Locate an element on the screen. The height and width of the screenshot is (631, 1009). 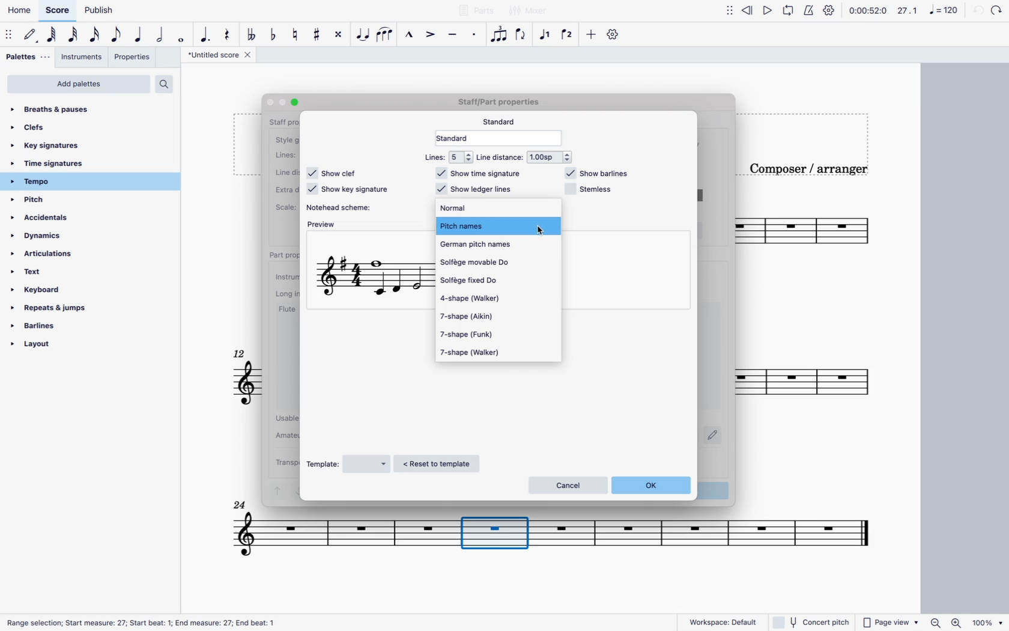
ok is located at coordinates (653, 485).